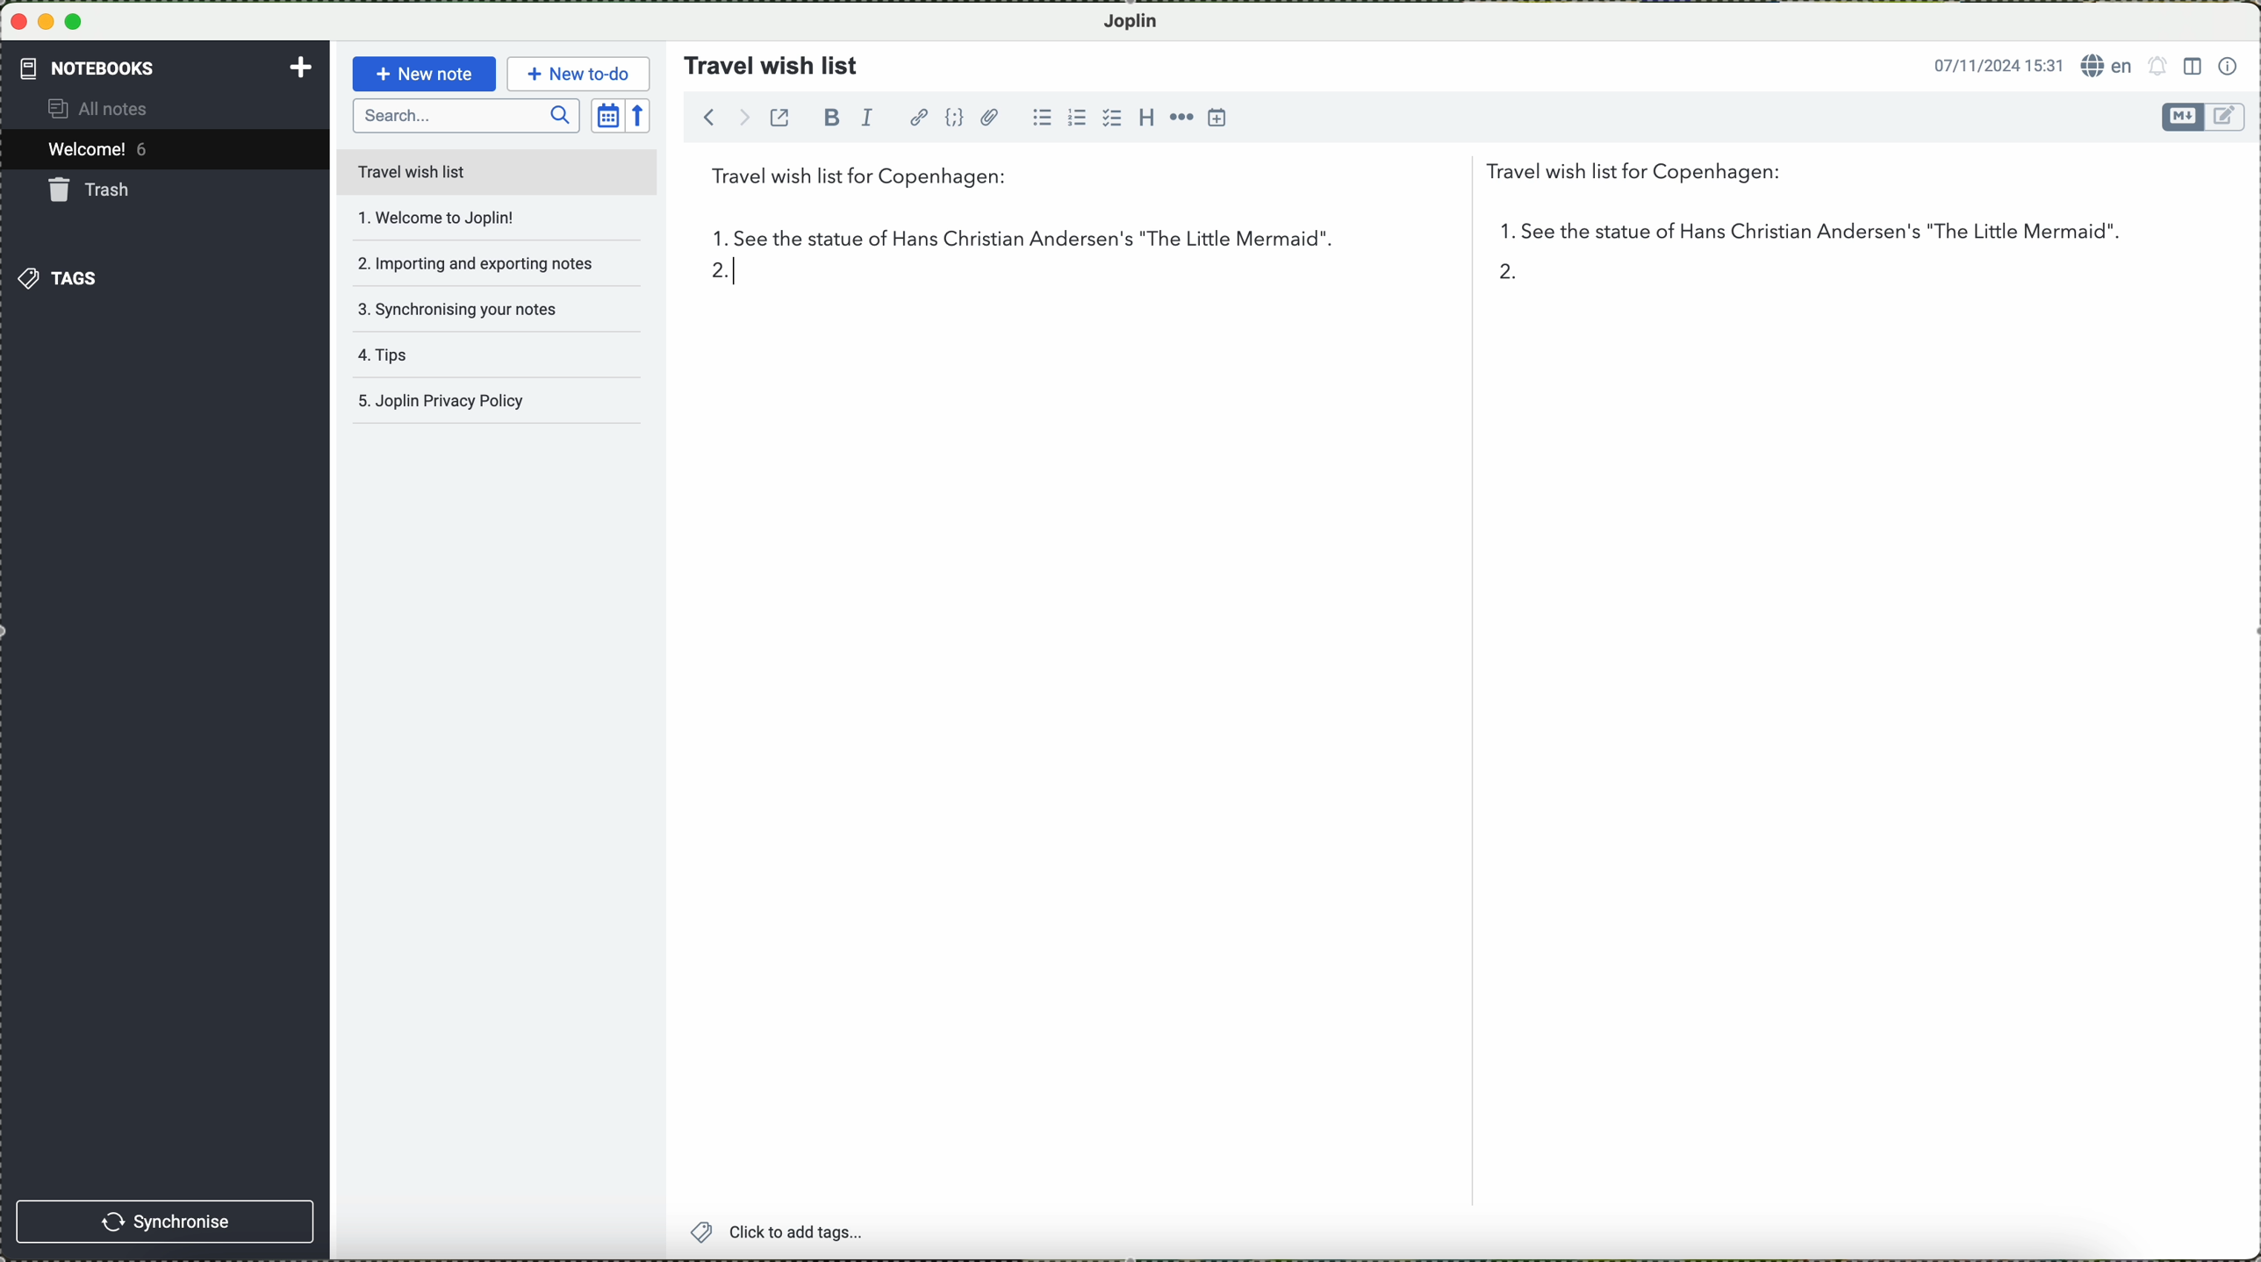 The image size is (2261, 1262). I want to click on typing, so click(751, 280).